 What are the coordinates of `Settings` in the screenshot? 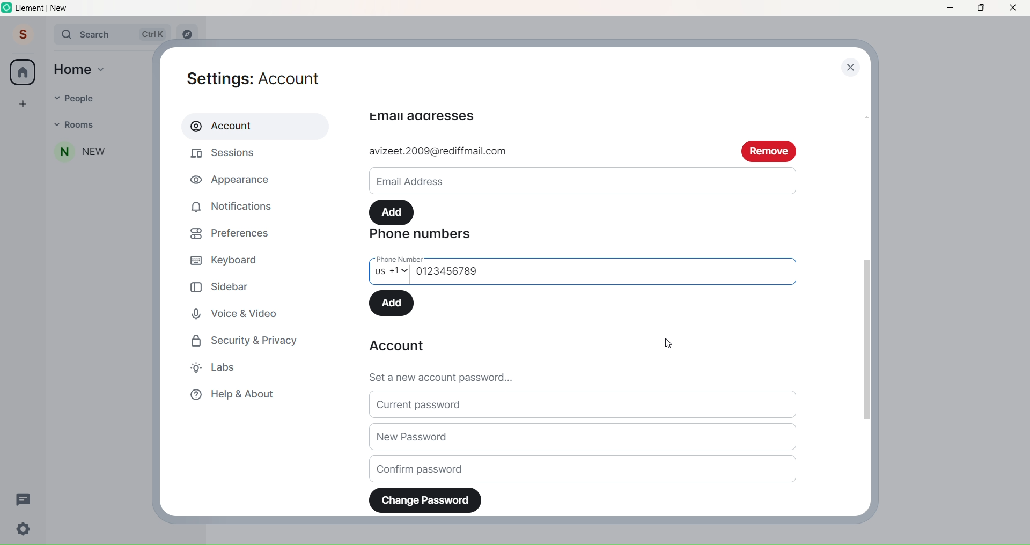 It's located at (261, 77).